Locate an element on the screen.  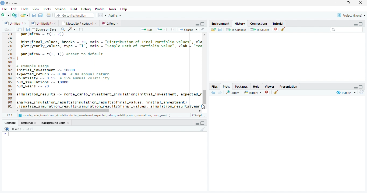
Profile is located at coordinates (99, 9).